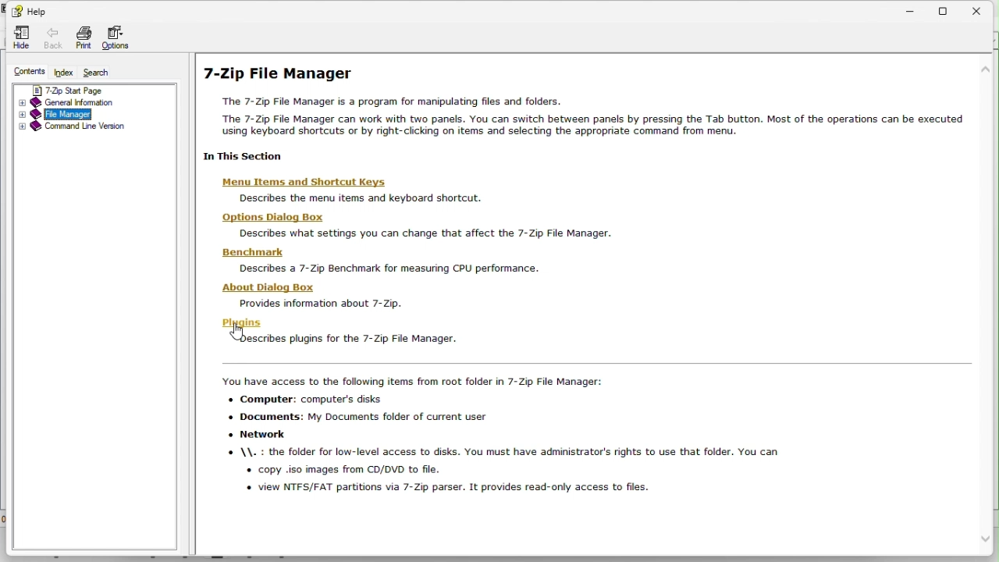  What do you see at coordinates (20, 37) in the screenshot?
I see `Hide` at bounding box center [20, 37].